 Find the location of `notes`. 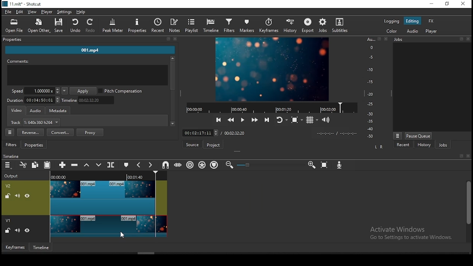

notes is located at coordinates (176, 25).